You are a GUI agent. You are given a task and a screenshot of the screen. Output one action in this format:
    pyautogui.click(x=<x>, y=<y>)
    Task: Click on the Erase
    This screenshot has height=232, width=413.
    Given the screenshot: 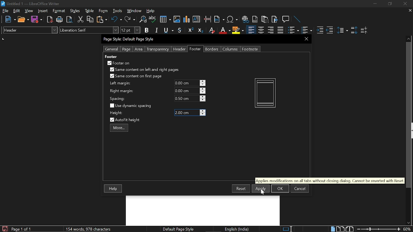 What is the action you would take?
    pyautogui.click(x=211, y=30)
    